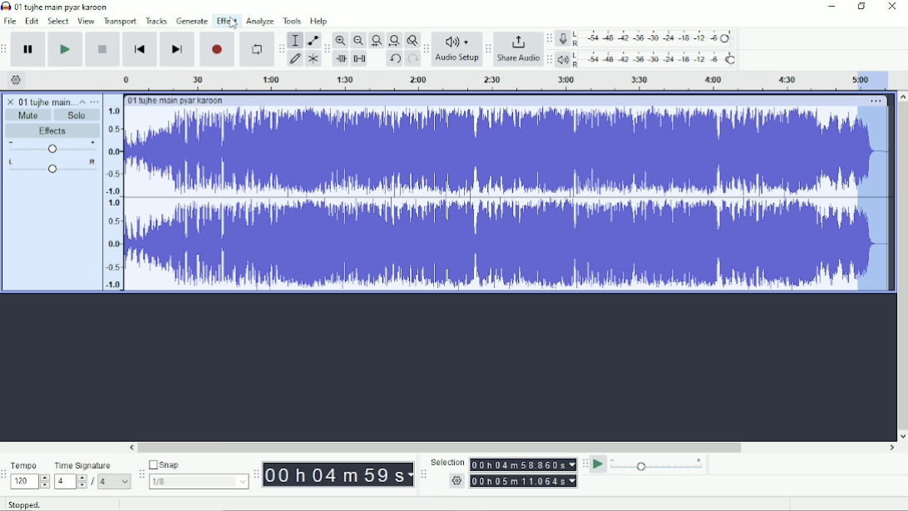  I want to click on Record, so click(218, 50).